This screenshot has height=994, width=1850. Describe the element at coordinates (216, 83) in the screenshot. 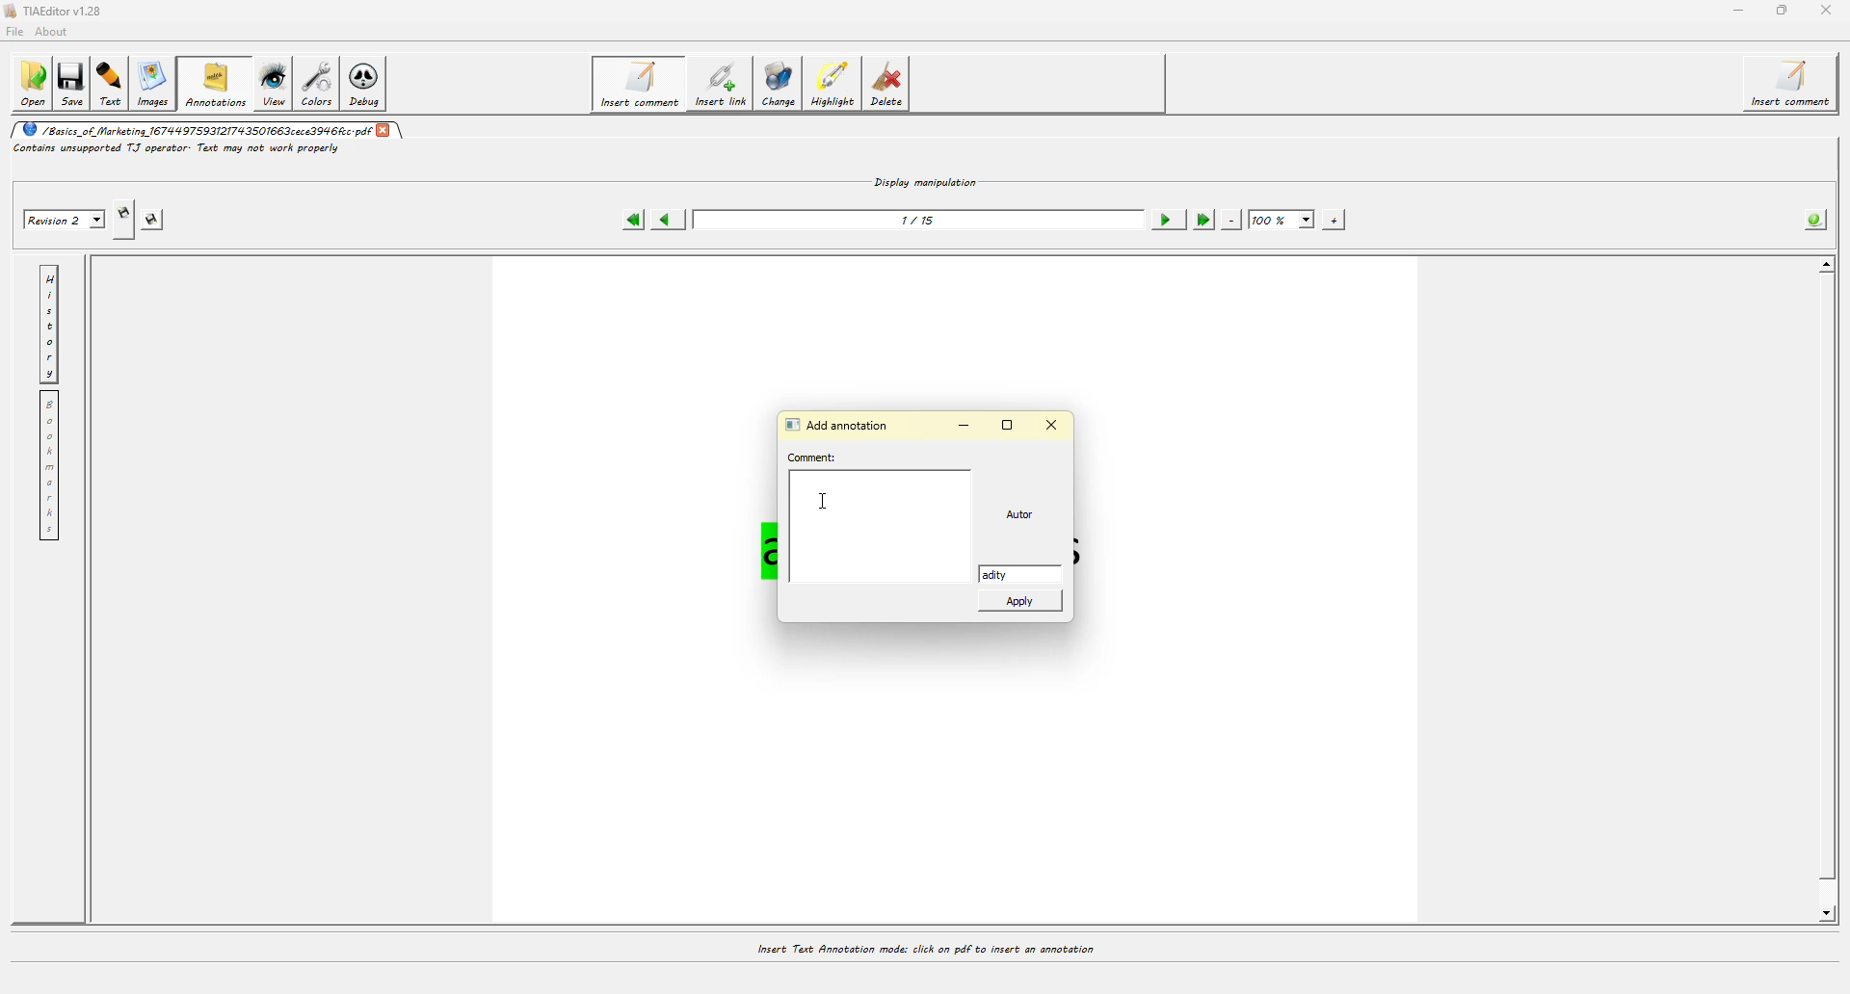

I see `annotations` at that location.